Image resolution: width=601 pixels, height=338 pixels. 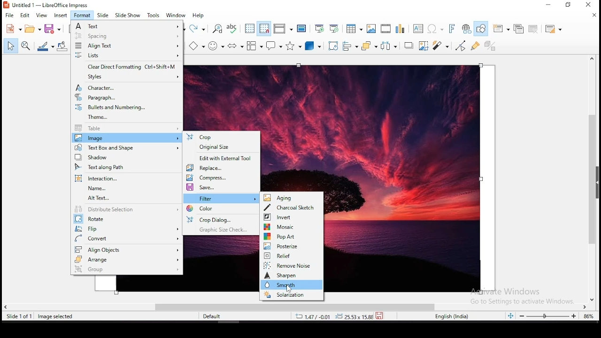 I want to click on insert hyperlink, so click(x=468, y=29).